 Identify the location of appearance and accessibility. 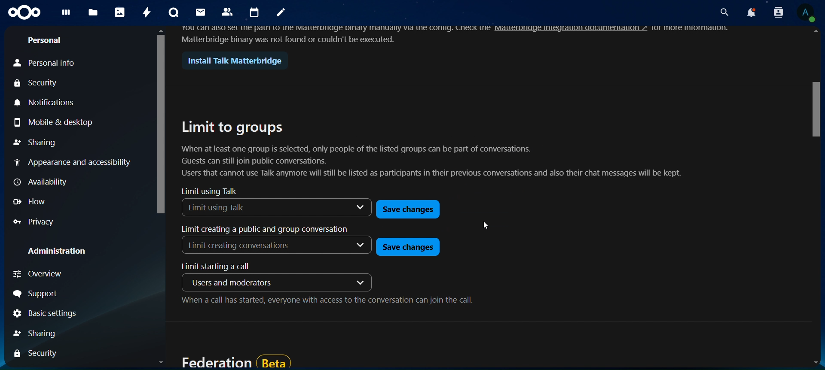
(73, 161).